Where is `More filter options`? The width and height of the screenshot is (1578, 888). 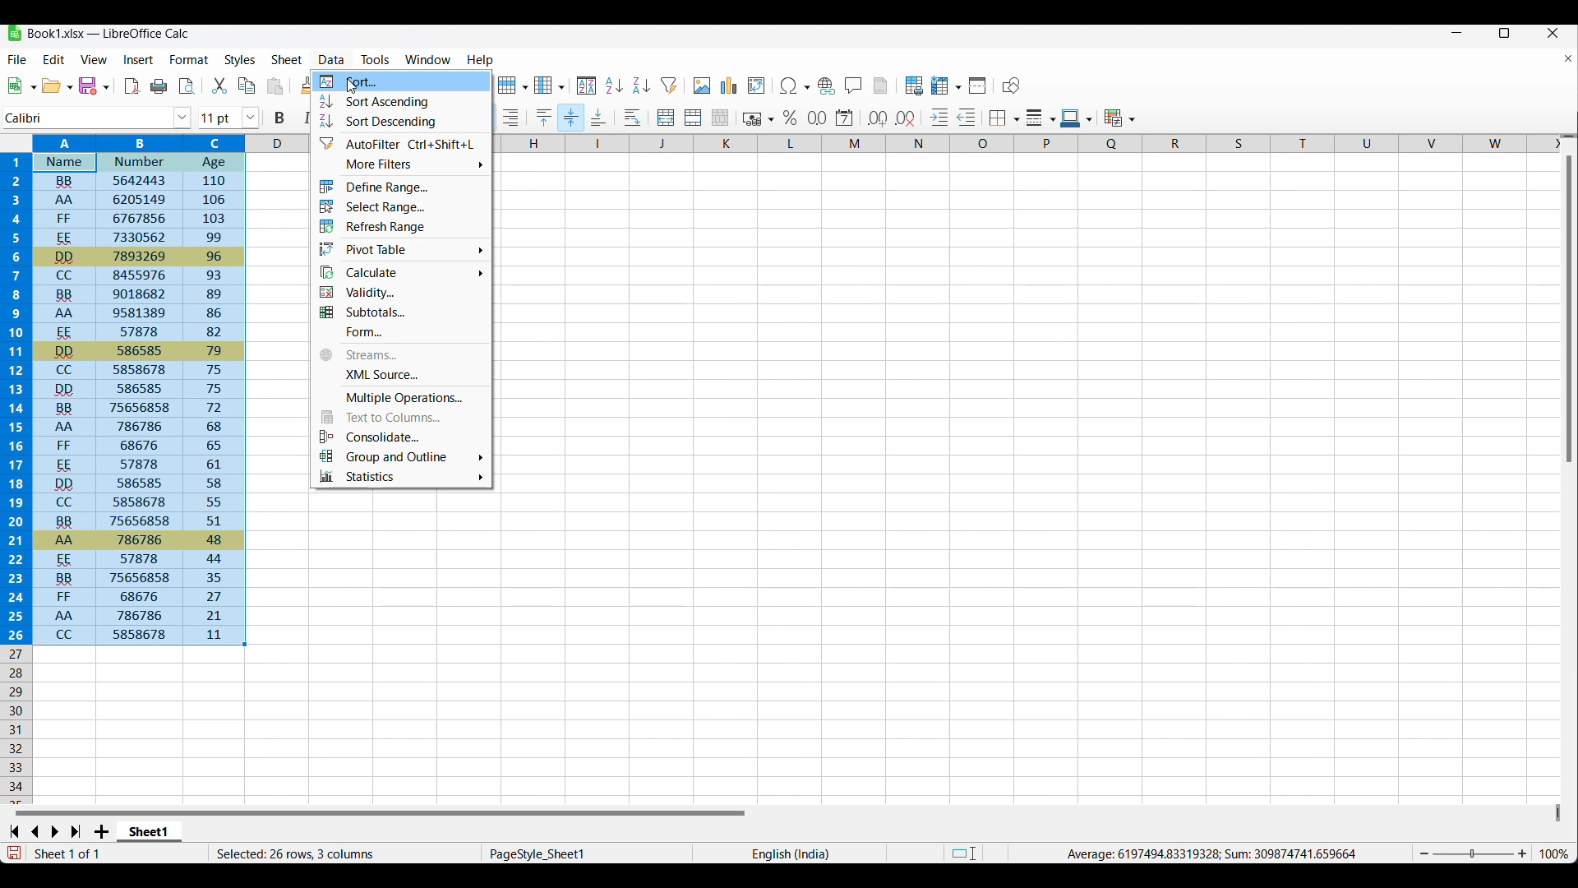 More filter options is located at coordinates (401, 164).